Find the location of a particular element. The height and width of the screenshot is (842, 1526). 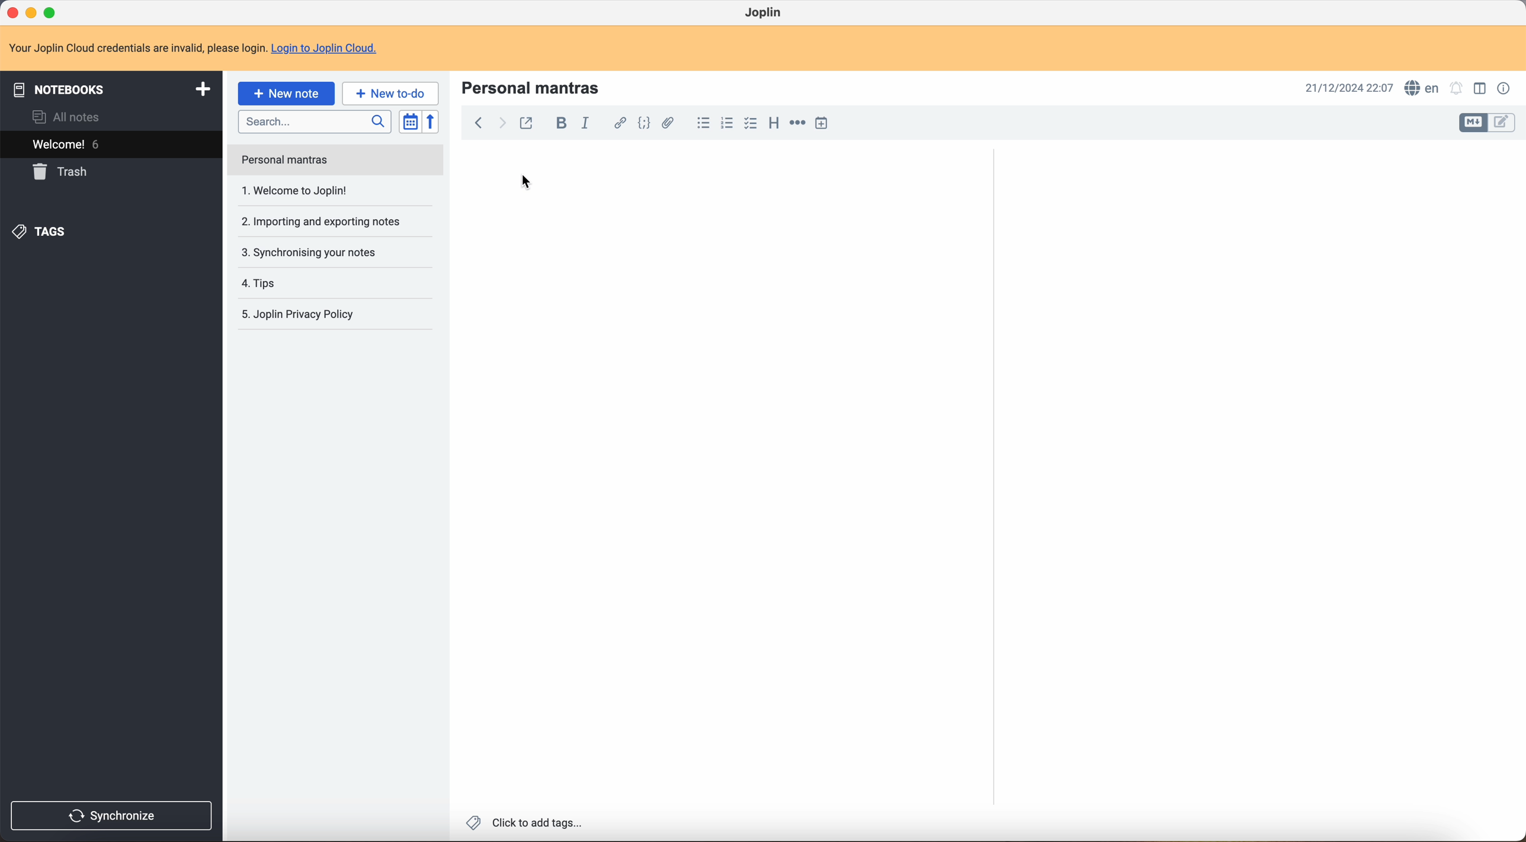

search bar is located at coordinates (316, 123).